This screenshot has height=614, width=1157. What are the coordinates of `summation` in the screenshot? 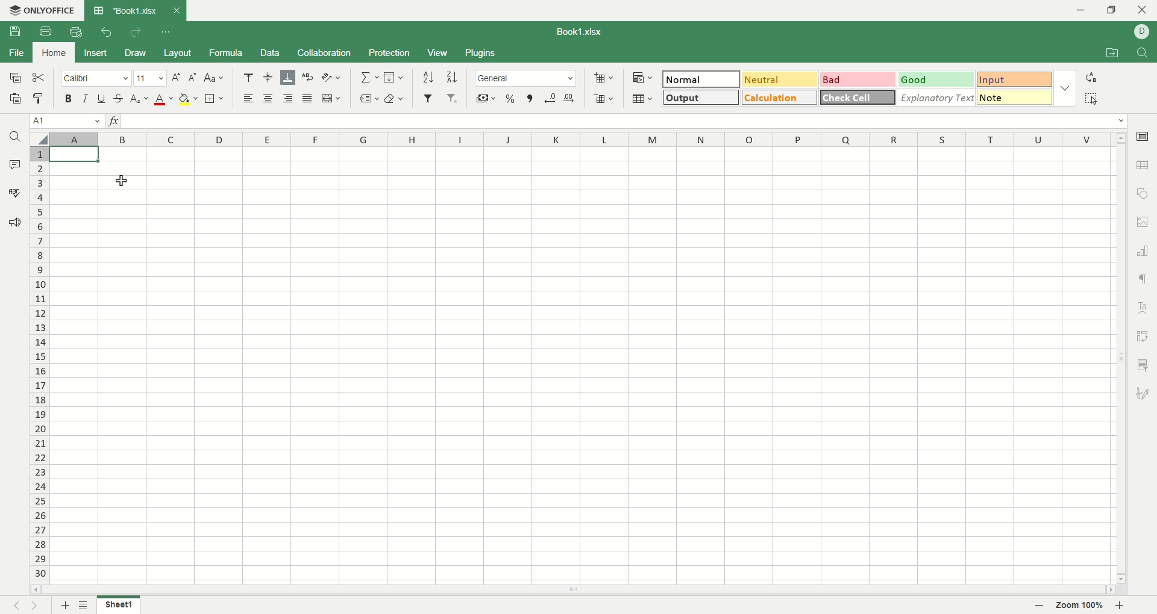 It's located at (369, 76).